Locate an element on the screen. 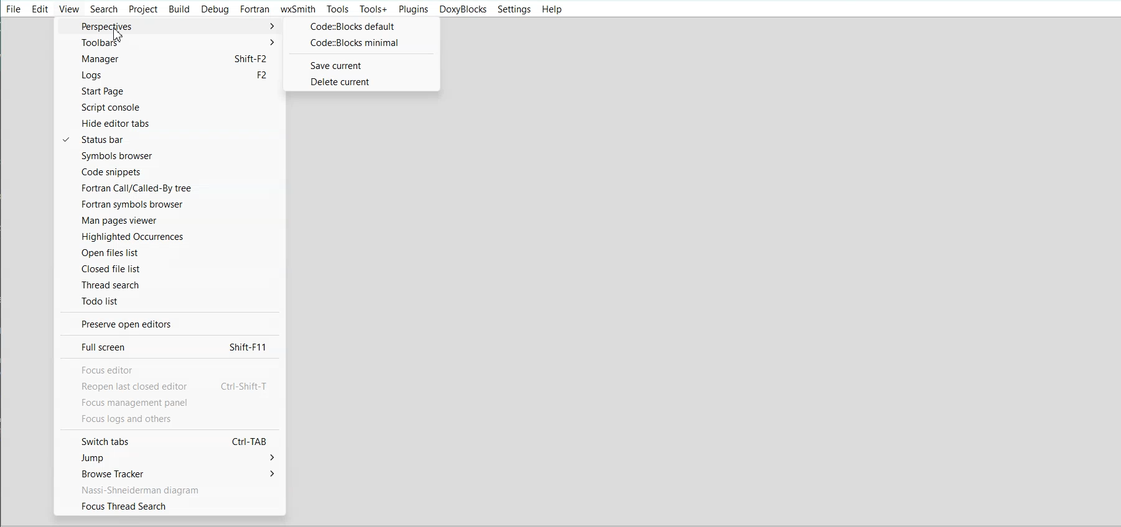  Fortran call is located at coordinates (169, 188).